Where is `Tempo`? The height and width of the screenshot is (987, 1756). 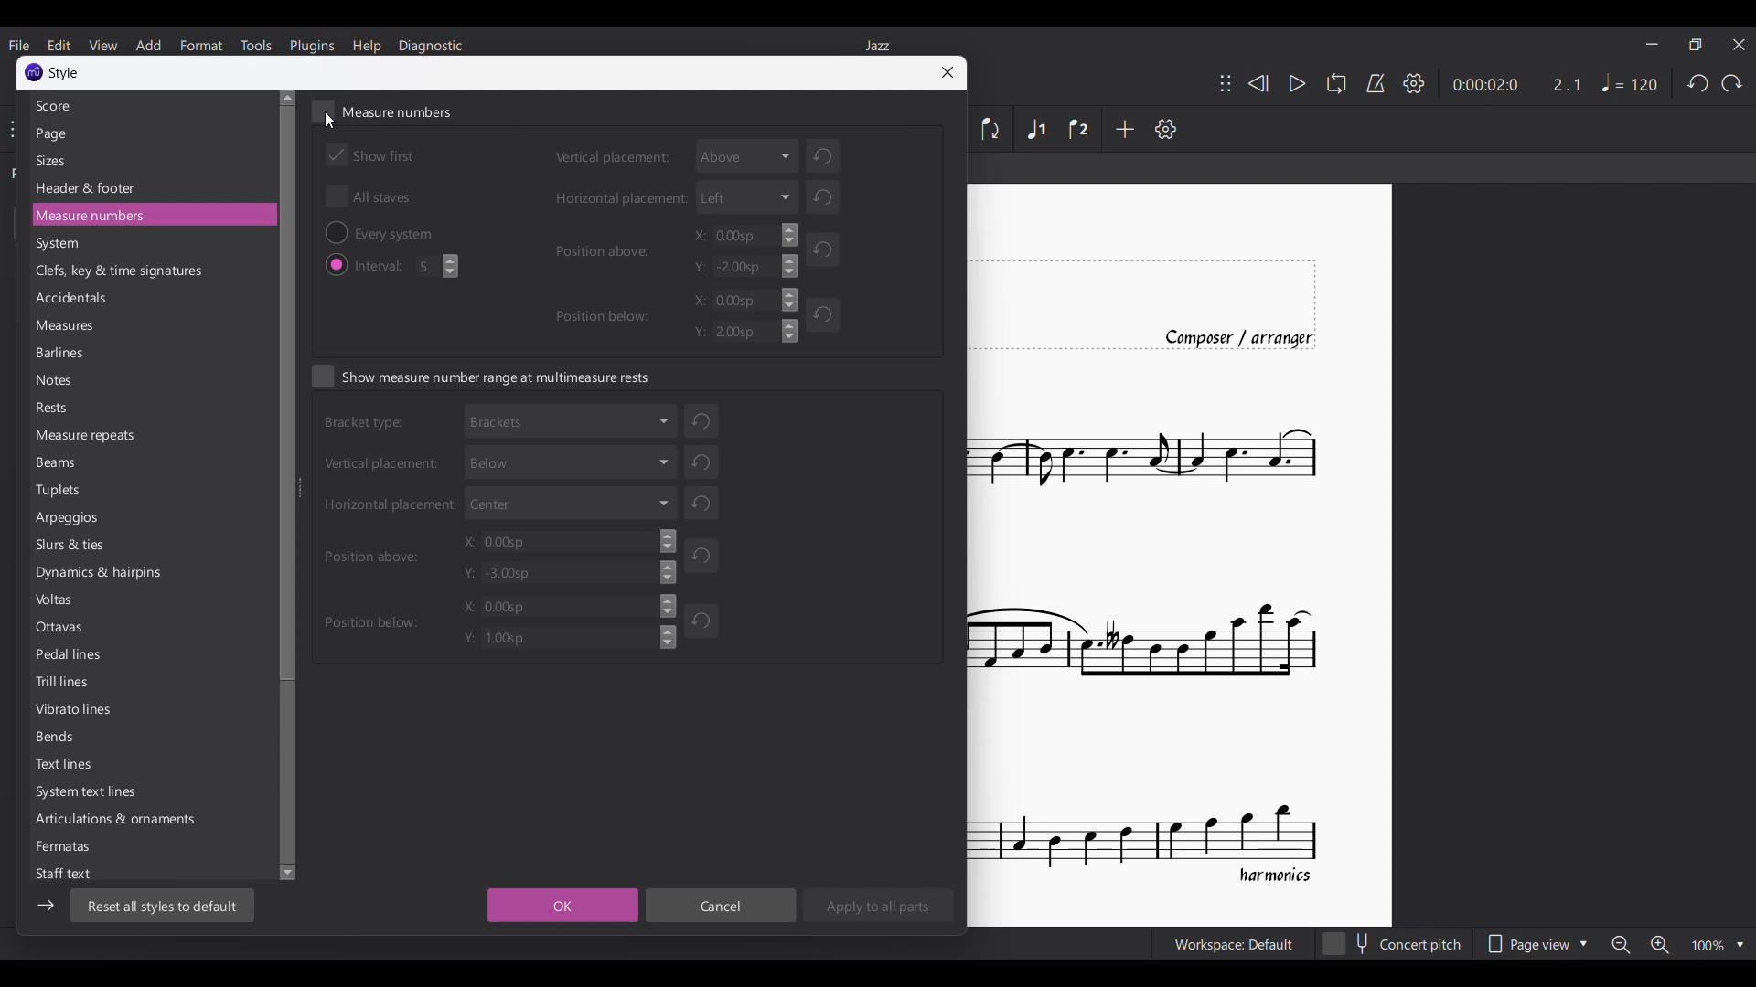 Tempo is located at coordinates (1630, 82).